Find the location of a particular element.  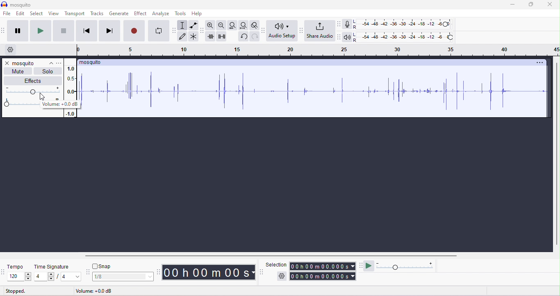

tempo is located at coordinates (16, 267).